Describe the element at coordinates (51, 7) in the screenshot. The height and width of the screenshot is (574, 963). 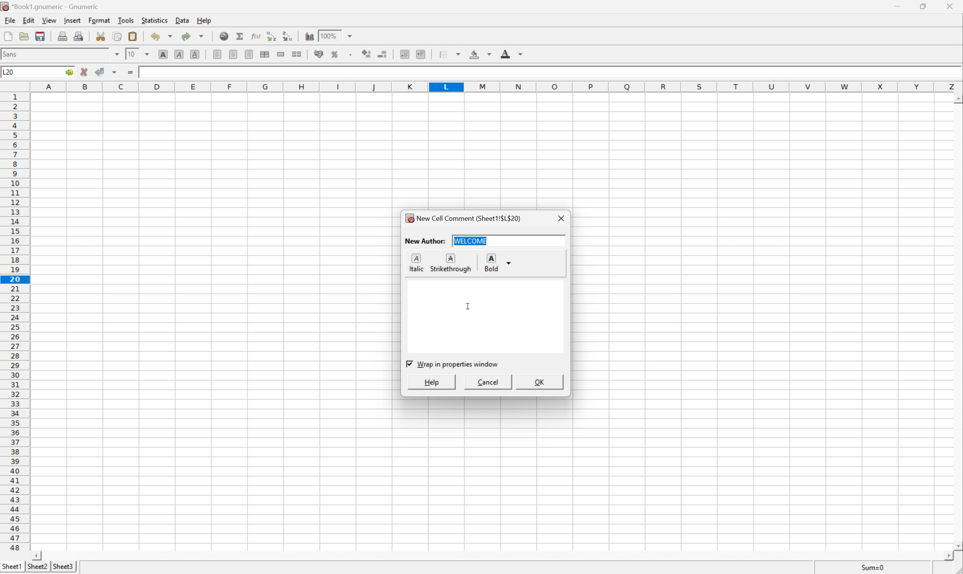
I see `*Book1.gnumeric - Gnumeric` at that location.